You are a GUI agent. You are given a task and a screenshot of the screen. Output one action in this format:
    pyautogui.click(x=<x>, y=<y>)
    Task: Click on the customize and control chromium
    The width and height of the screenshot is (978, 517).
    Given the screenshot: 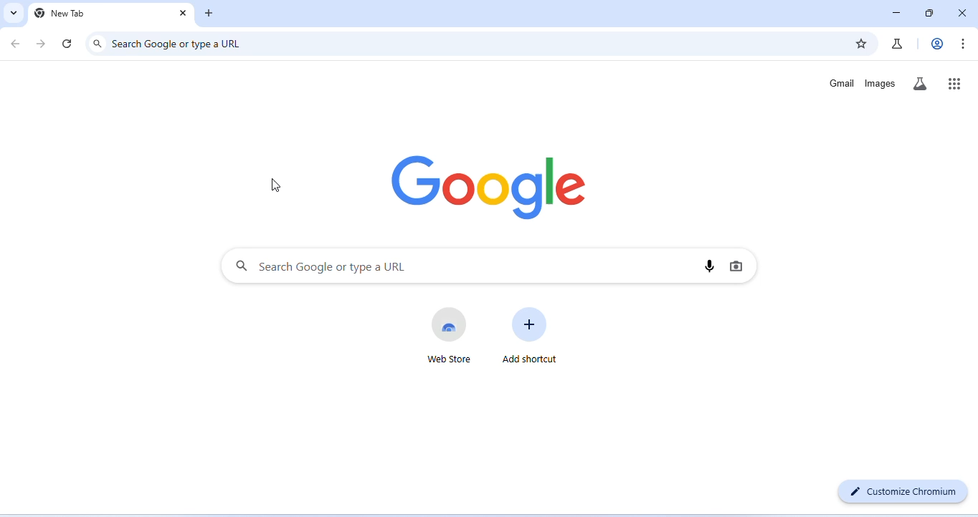 What is the action you would take?
    pyautogui.click(x=964, y=44)
    